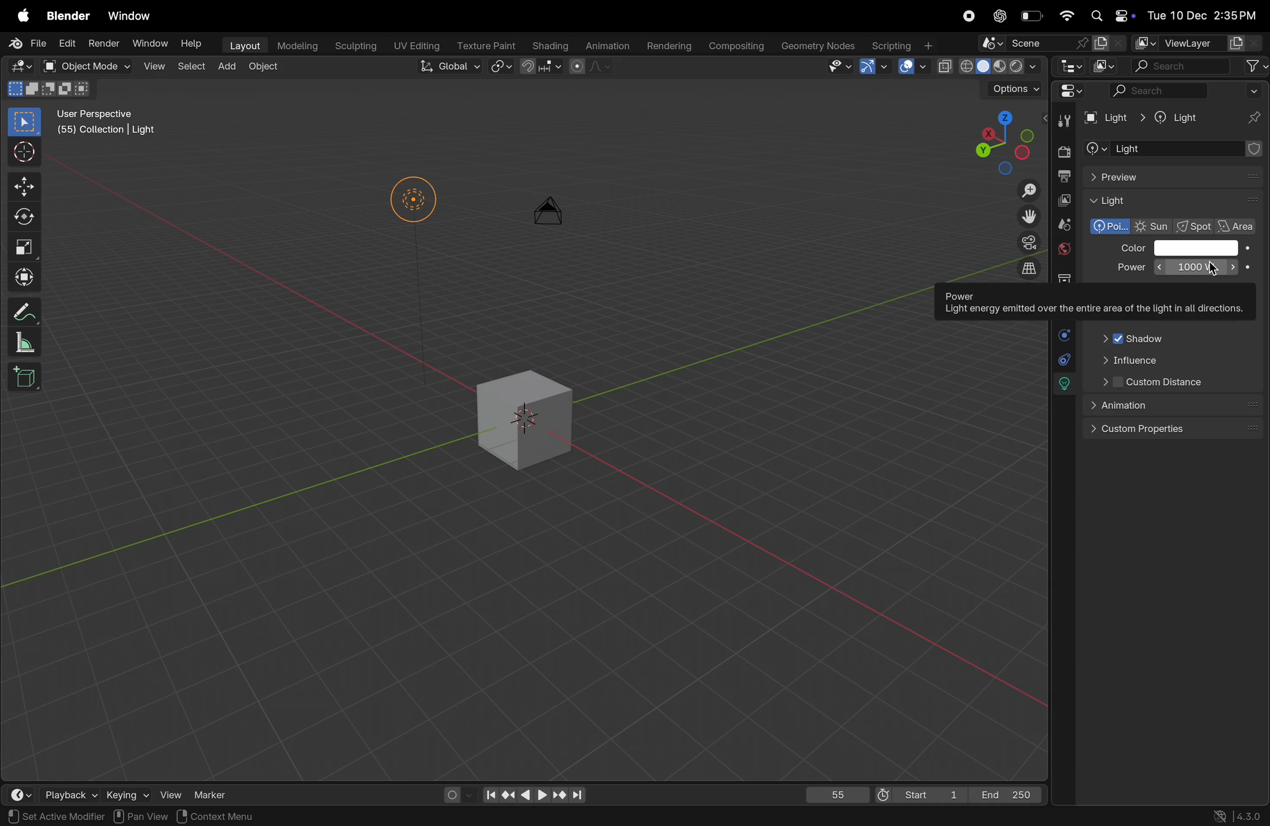 The width and height of the screenshot is (1270, 826). What do you see at coordinates (28, 381) in the screenshot?
I see `cube` at bounding box center [28, 381].